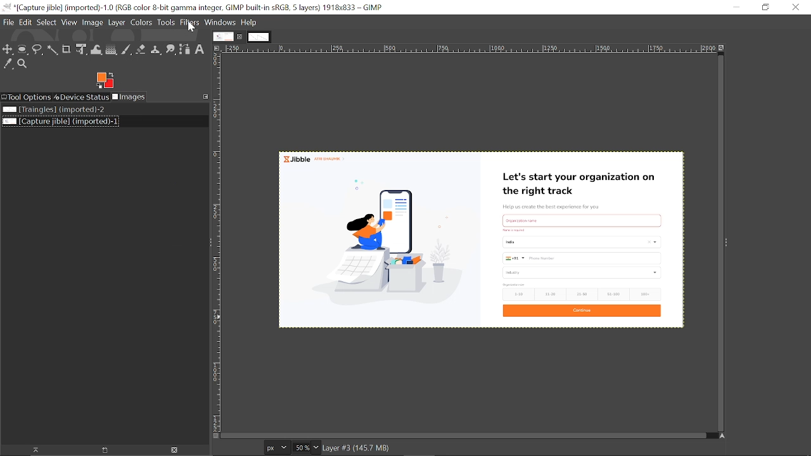 This screenshot has height=456, width=811. Describe the element at coordinates (93, 23) in the screenshot. I see `Image` at that location.